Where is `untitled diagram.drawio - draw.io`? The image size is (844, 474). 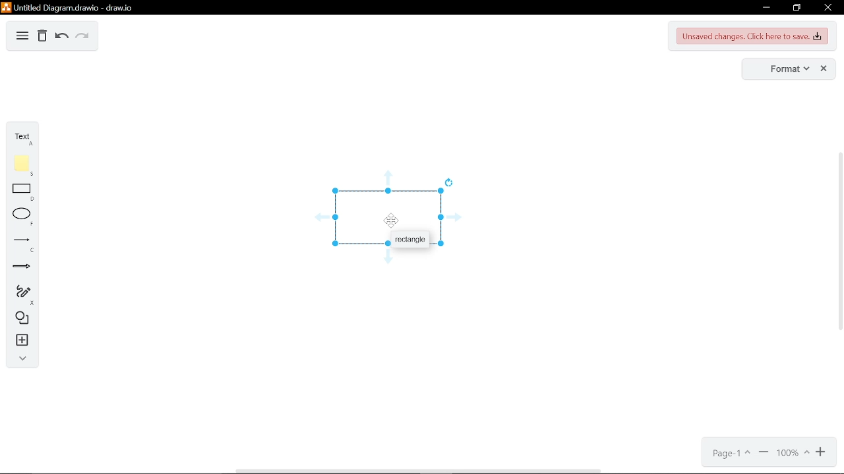 untitled diagram.drawio - draw.io is located at coordinates (78, 7).